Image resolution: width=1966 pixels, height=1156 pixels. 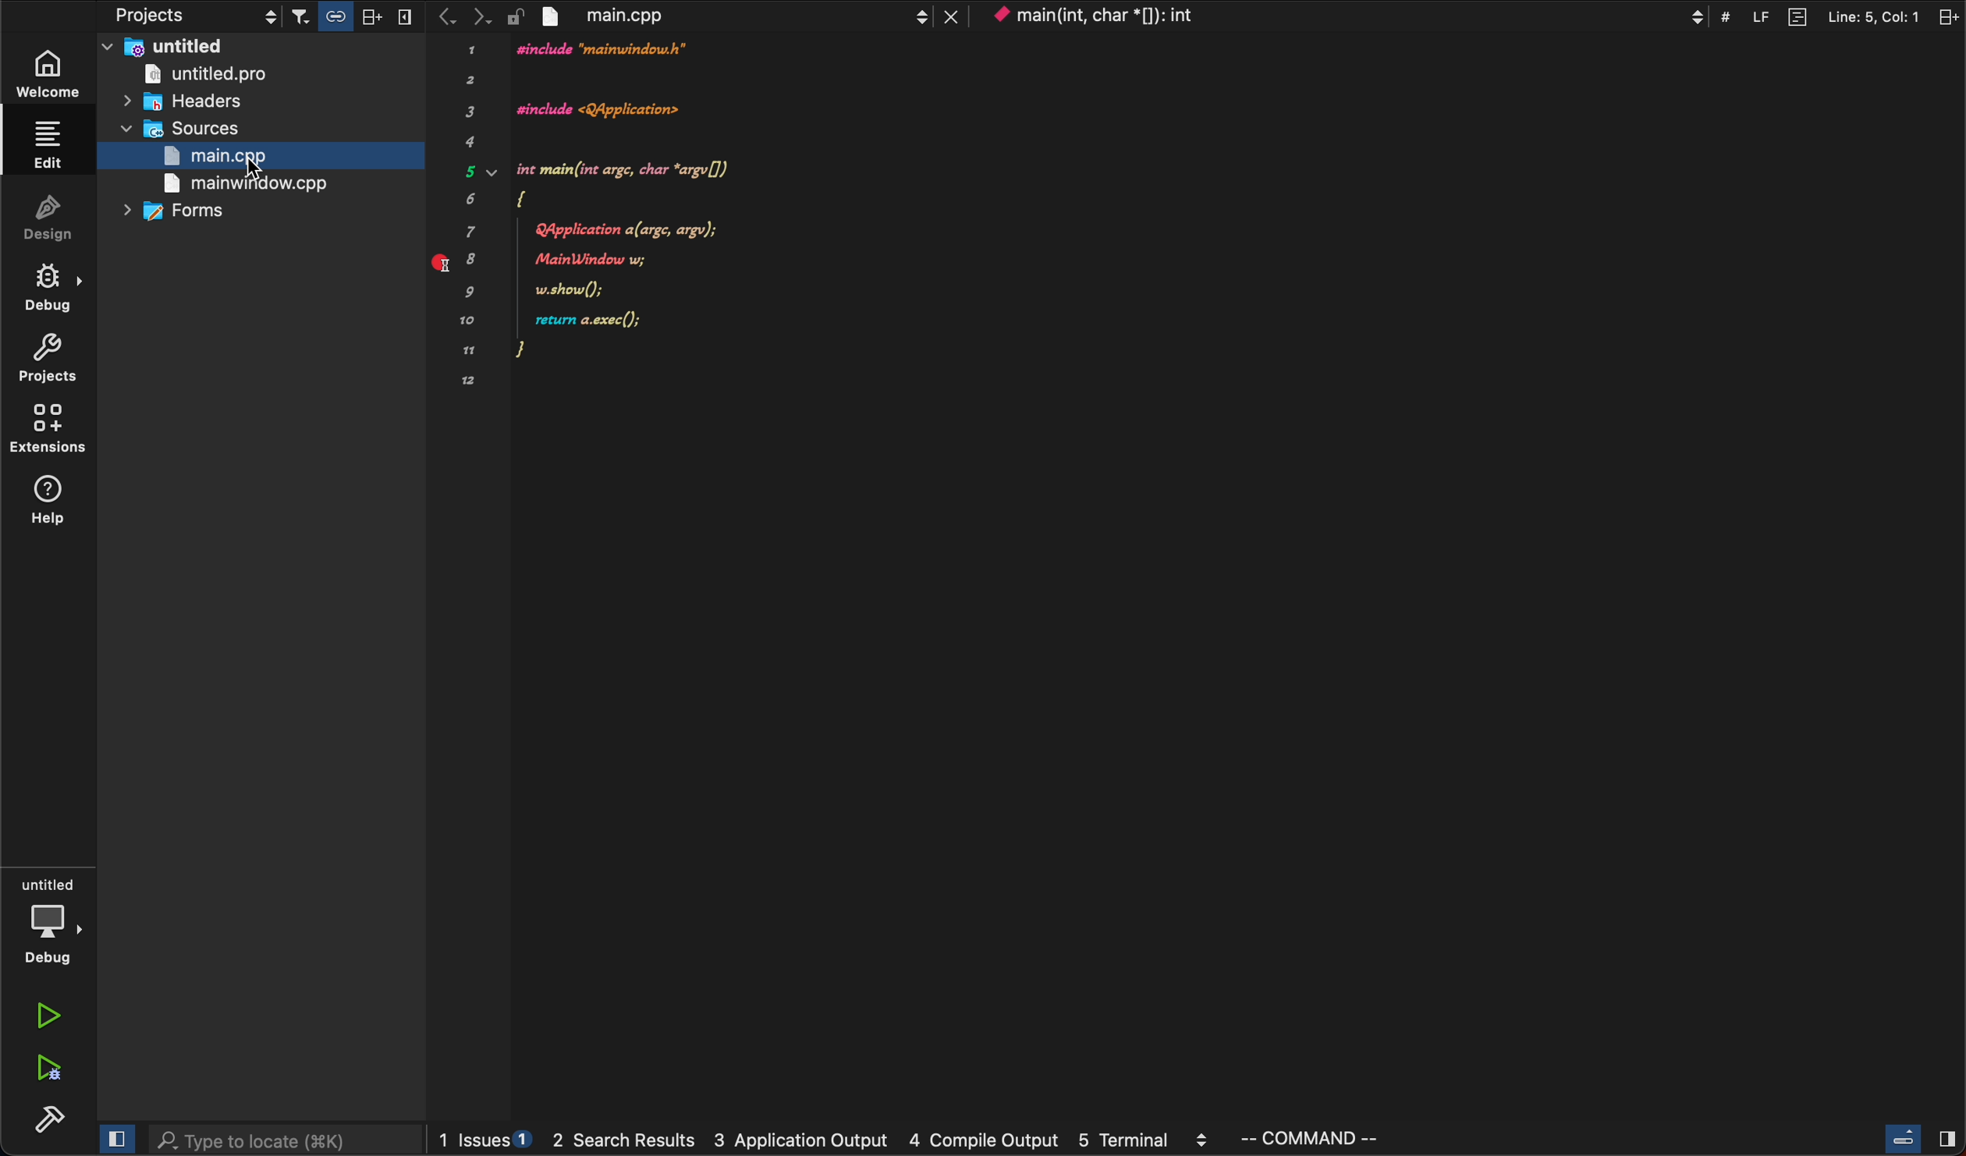 What do you see at coordinates (261, 46) in the screenshot?
I see `untitled` at bounding box center [261, 46].